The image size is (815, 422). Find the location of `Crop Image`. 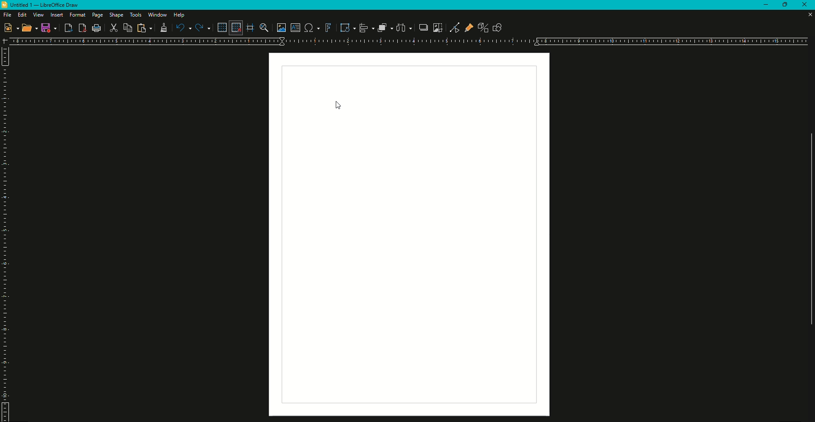

Crop Image is located at coordinates (438, 28).